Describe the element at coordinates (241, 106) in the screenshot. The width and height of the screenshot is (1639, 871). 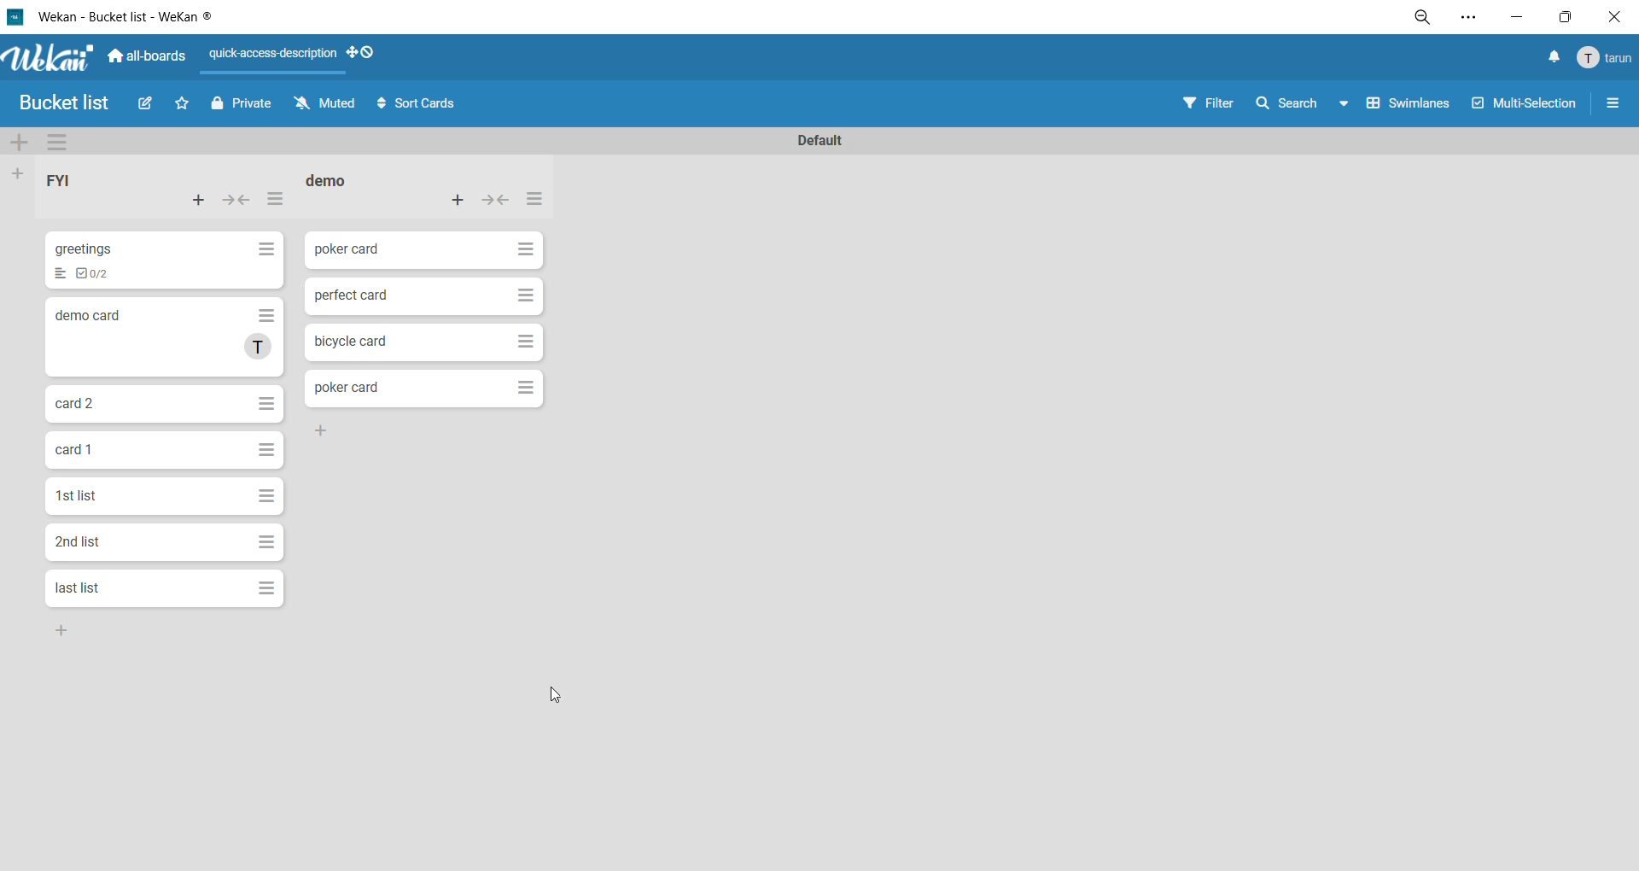
I see `private` at that location.